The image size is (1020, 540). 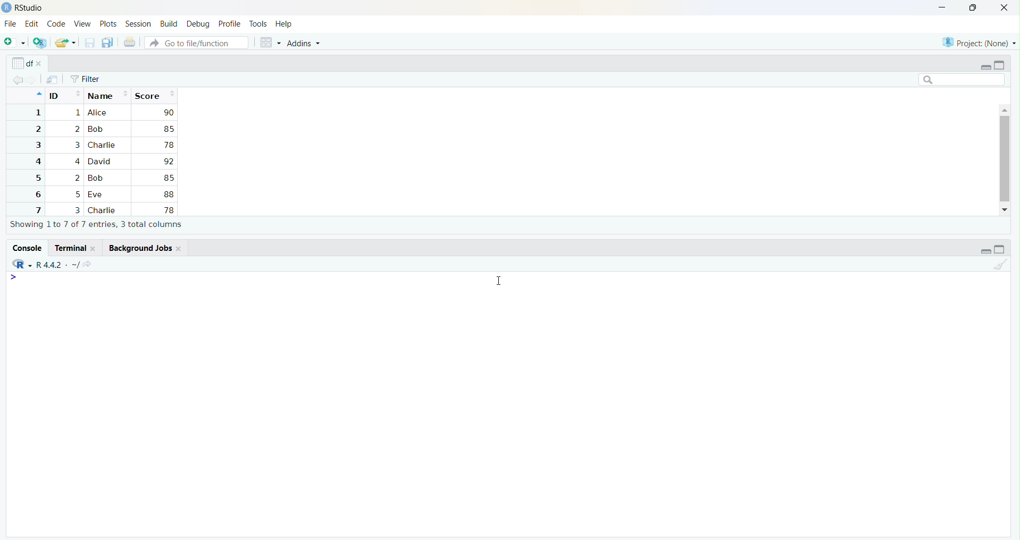 I want to click on 78, so click(x=168, y=210).